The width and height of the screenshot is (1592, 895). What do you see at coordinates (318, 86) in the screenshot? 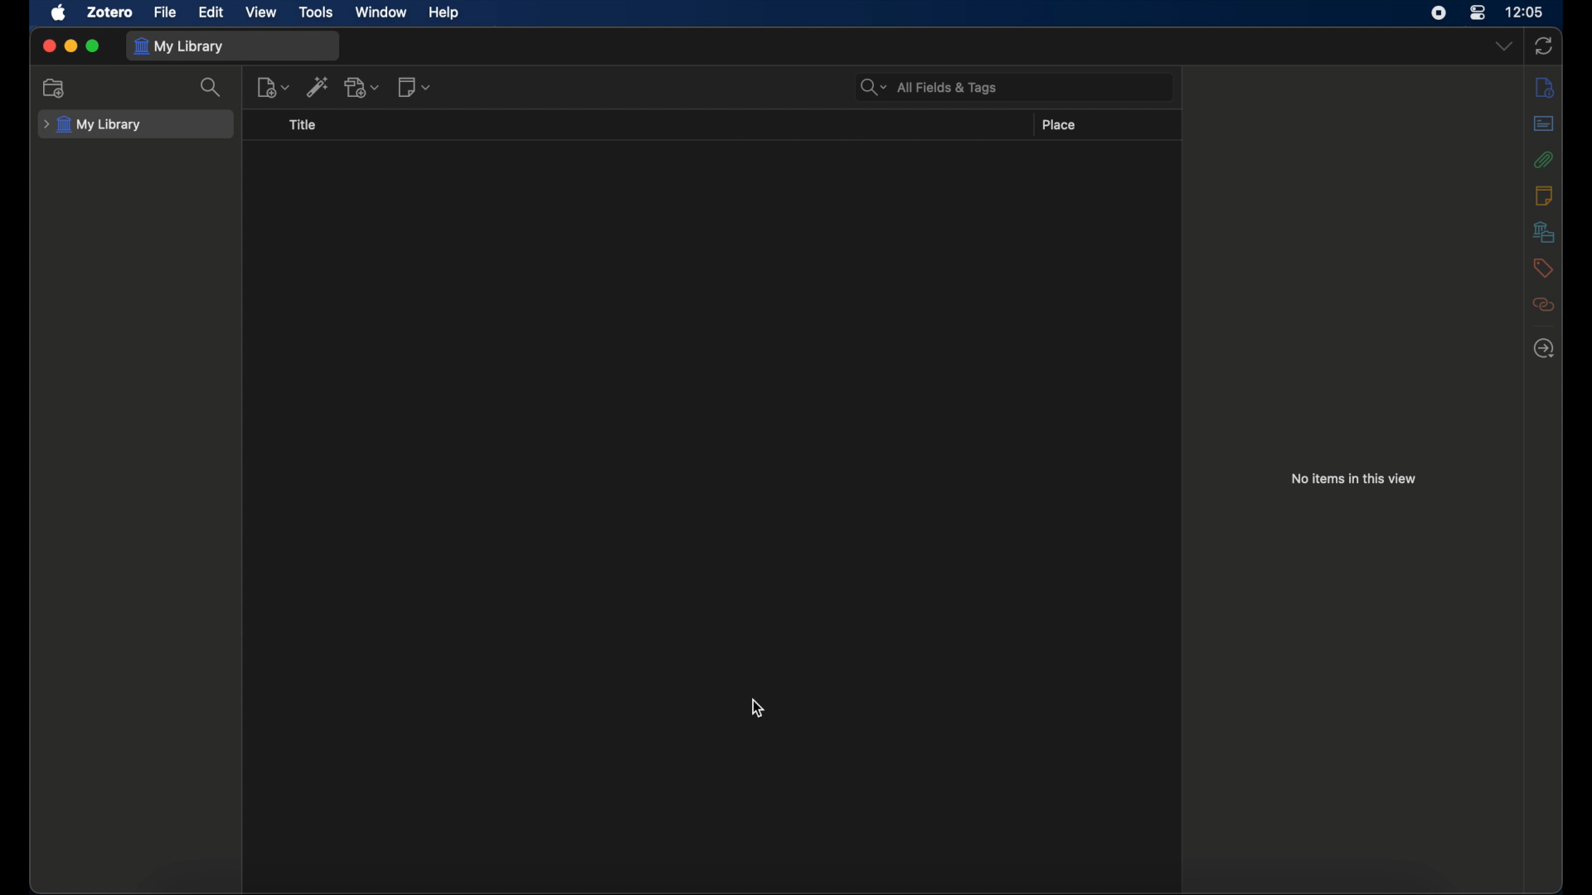
I see `add item by identifier` at bounding box center [318, 86].